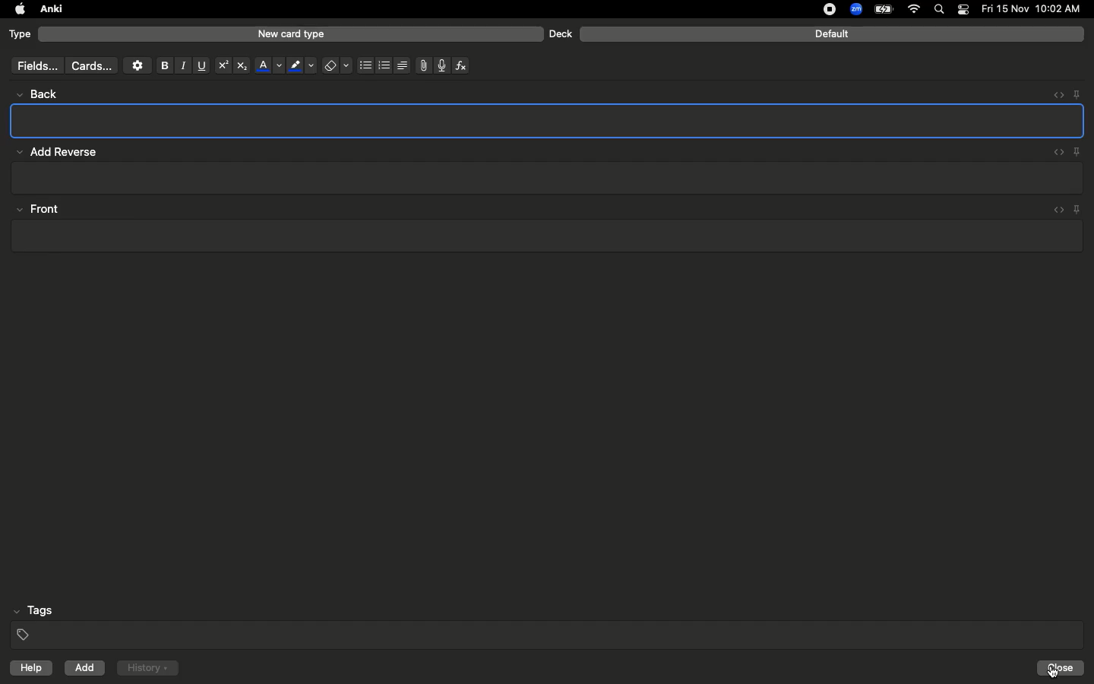 The height and width of the screenshot is (684, 1094). I want to click on Default, so click(832, 34).